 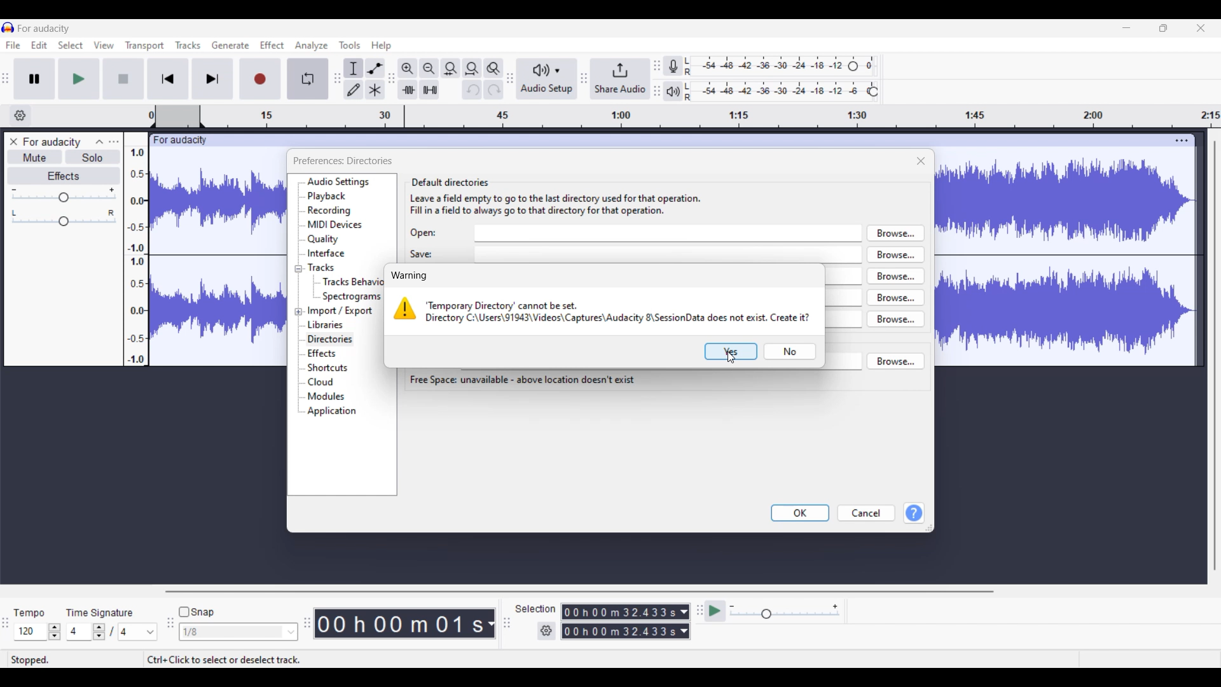 I want to click on Generate menu, so click(x=230, y=45).